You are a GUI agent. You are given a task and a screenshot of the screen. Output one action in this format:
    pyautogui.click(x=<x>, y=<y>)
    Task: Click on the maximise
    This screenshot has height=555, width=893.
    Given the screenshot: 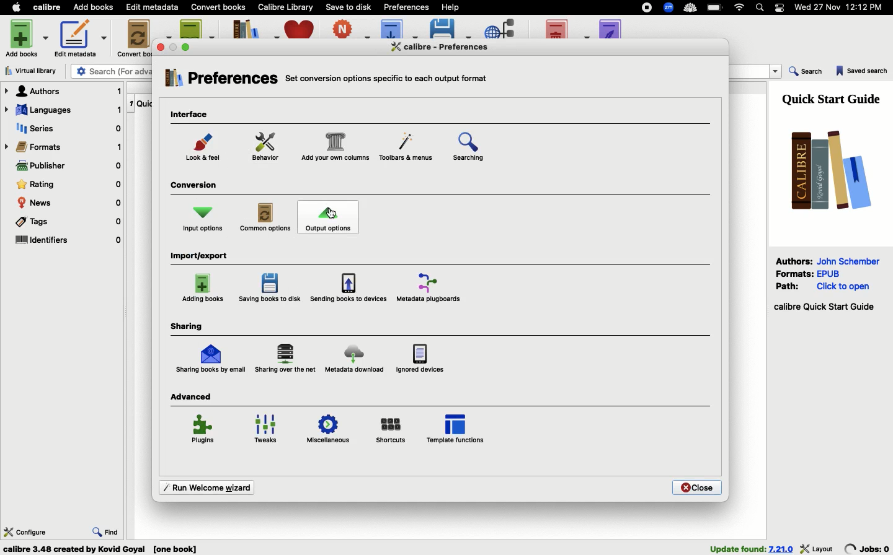 What is the action you would take?
    pyautogui.click(x=187, y=46)
    